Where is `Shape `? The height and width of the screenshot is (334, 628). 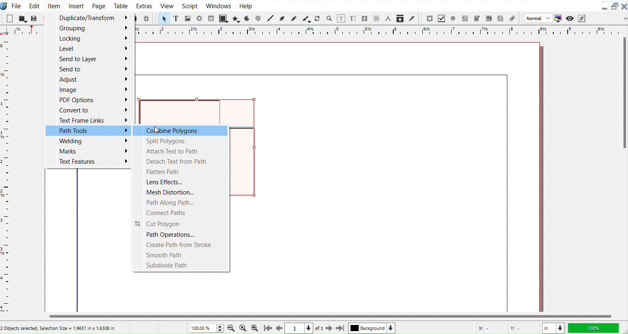
Shape  is located at coordinates (224, 18).